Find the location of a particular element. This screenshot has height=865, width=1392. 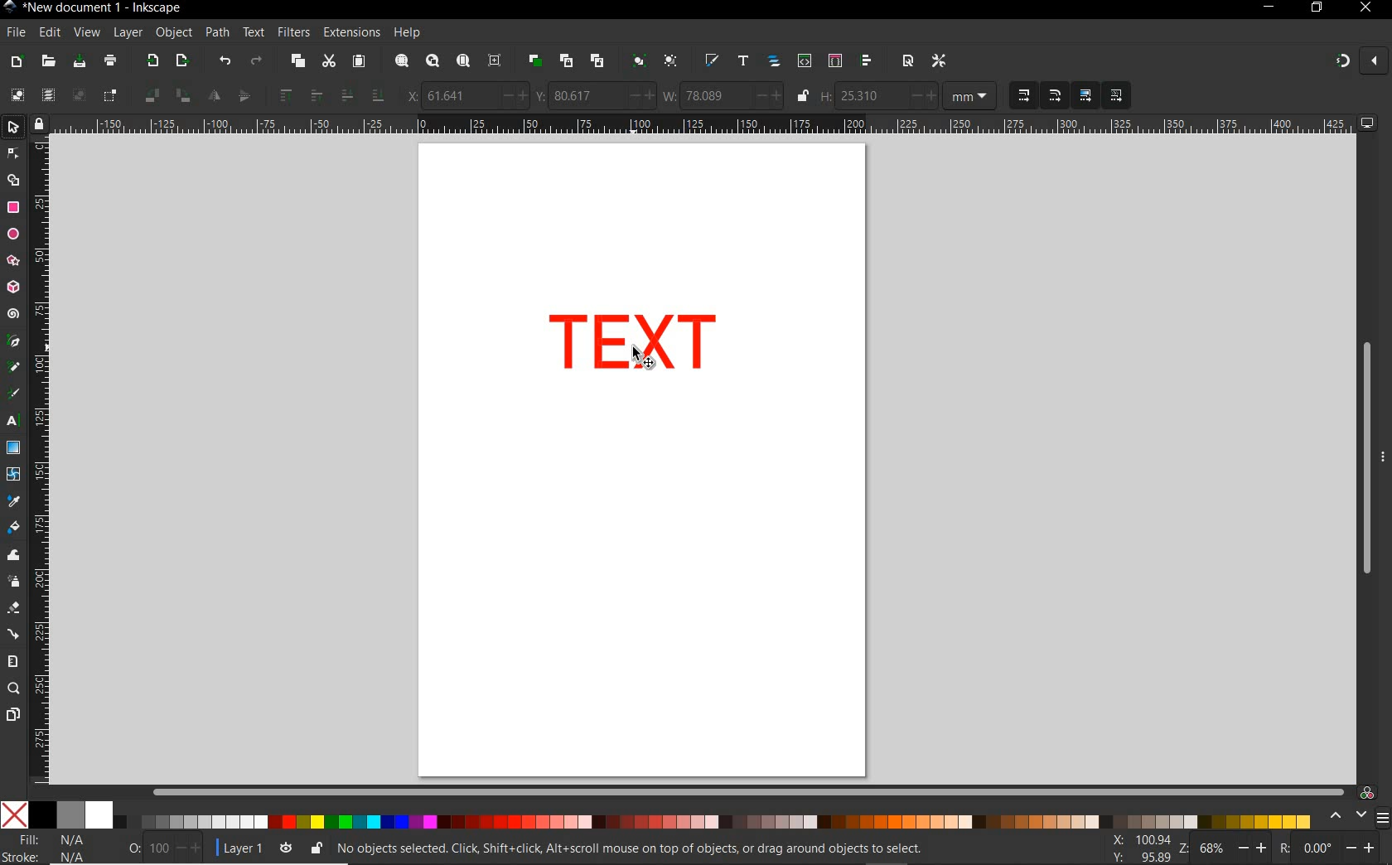

RESTORE DOWN is located at coordinates (1316, 8).